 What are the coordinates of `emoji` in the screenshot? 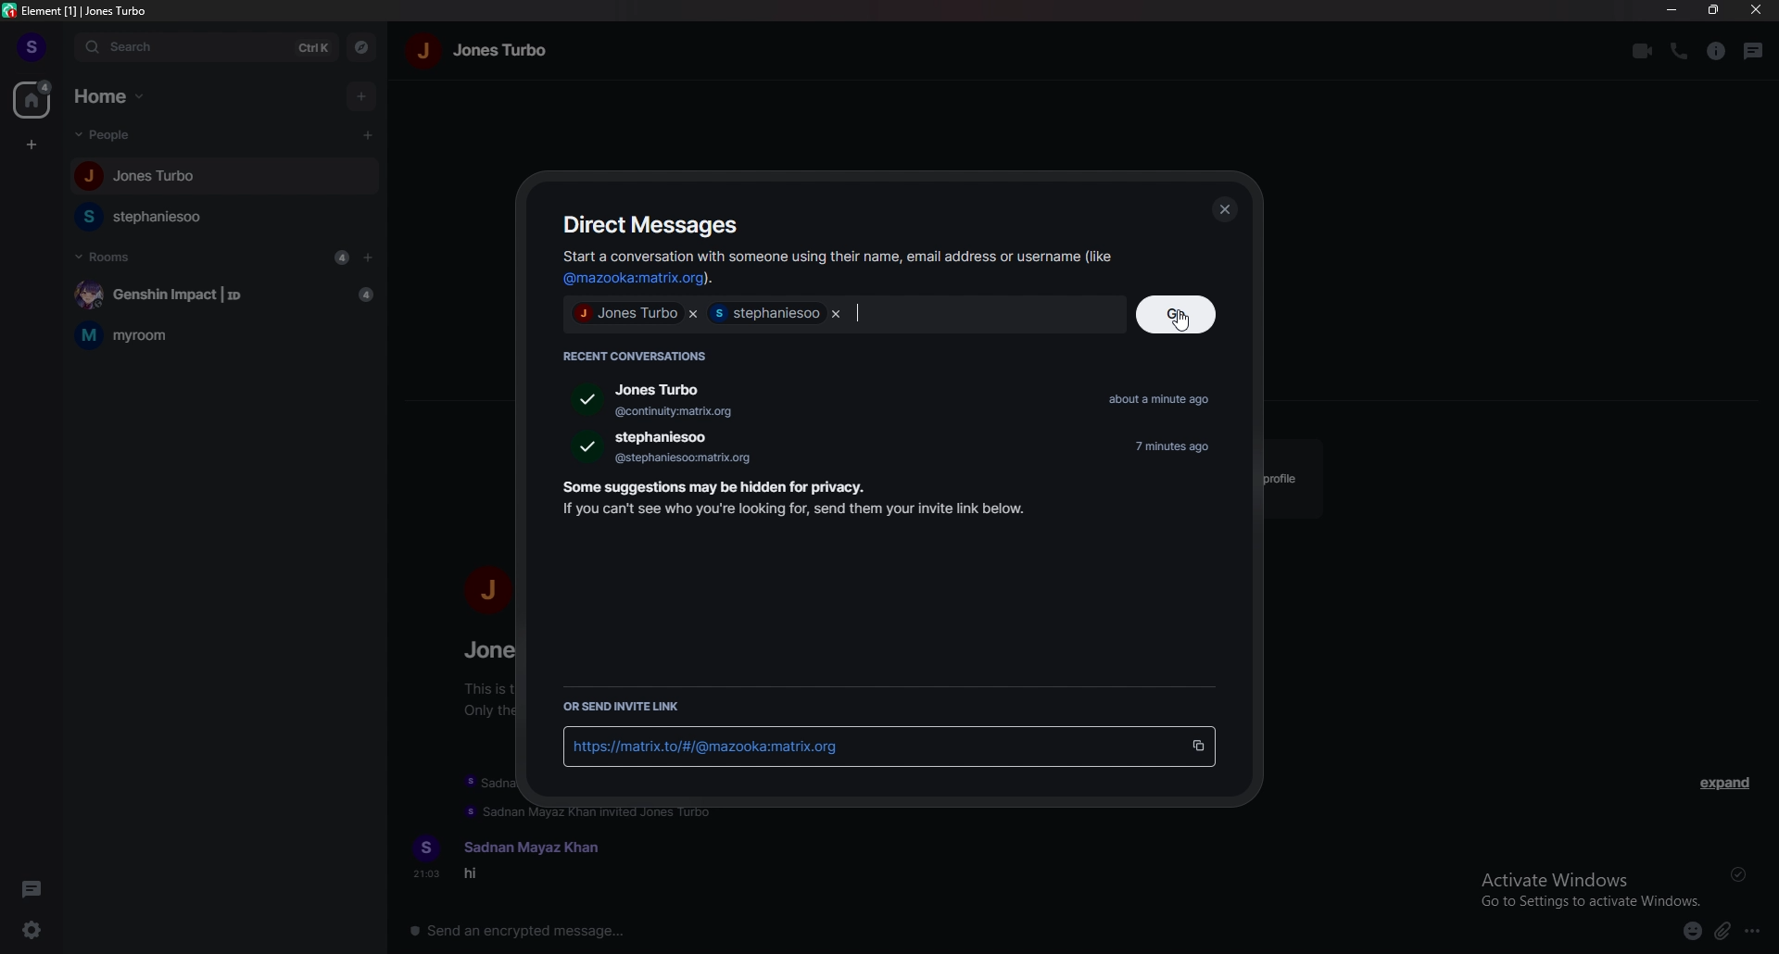 It's located at (1692, 932).